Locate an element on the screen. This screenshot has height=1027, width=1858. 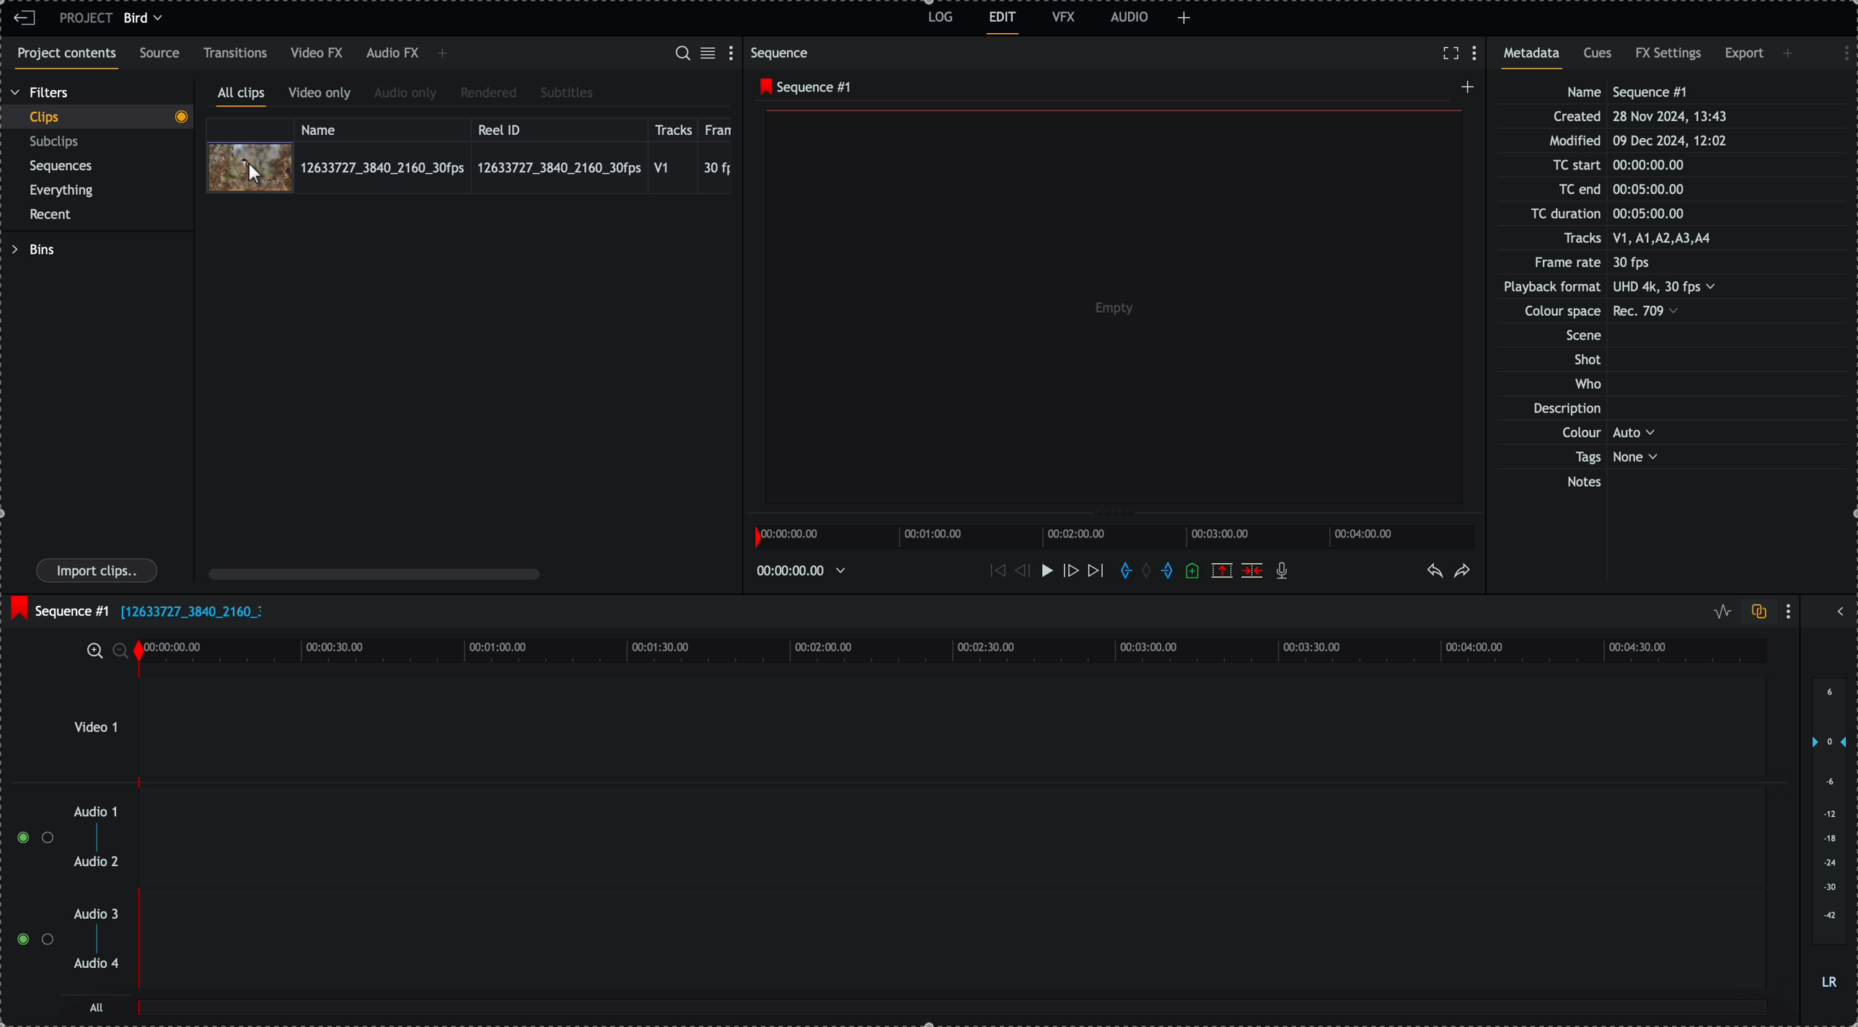
sequence is located at coordinates (783, 53).